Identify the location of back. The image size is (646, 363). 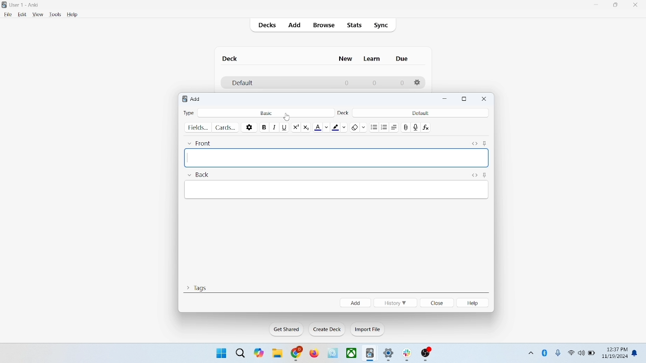
(198, 176).